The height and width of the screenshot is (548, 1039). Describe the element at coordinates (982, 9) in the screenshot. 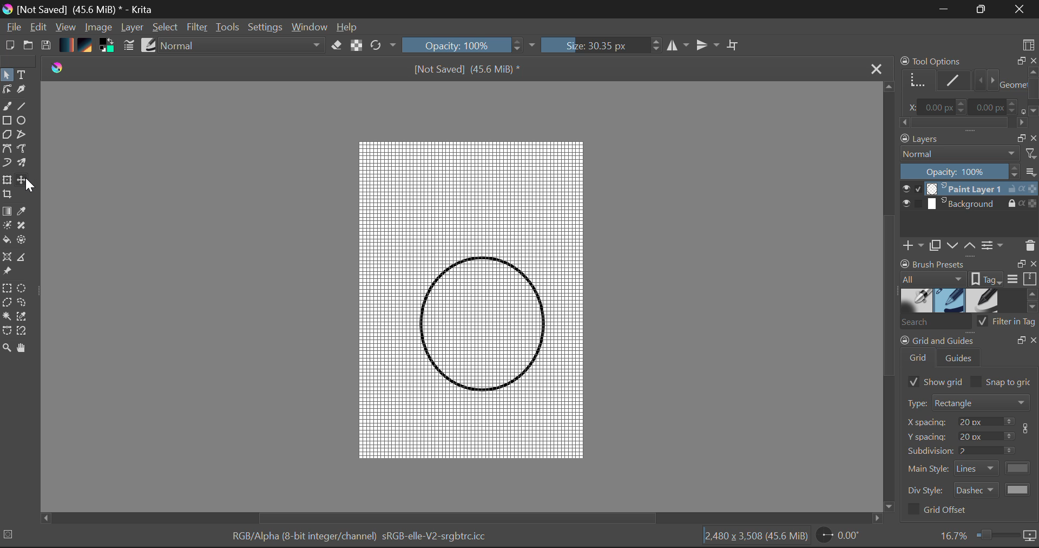

I see `Minimize` at that location.